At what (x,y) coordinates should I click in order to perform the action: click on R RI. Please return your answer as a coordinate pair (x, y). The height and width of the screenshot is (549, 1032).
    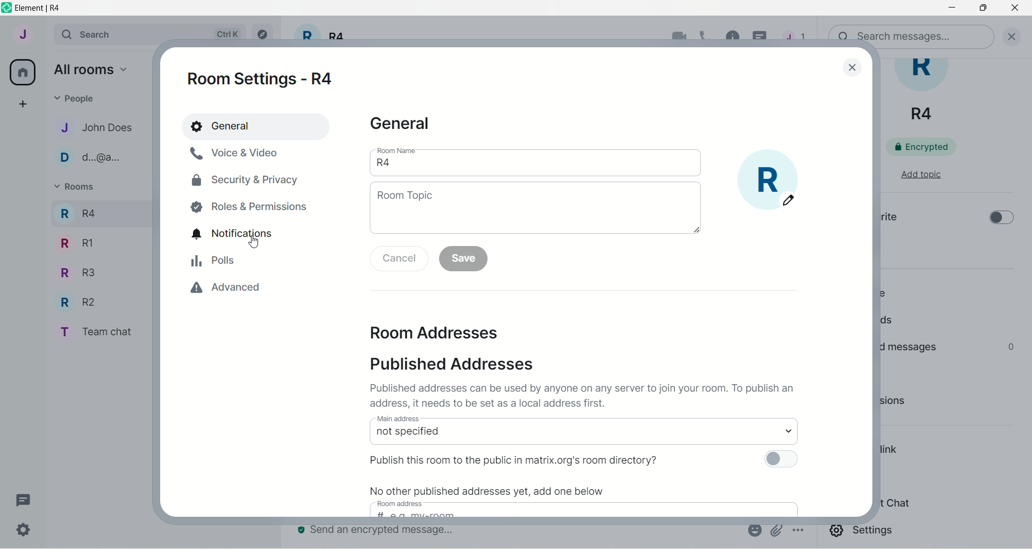
    Looking at the image, I should click on (77, 243).